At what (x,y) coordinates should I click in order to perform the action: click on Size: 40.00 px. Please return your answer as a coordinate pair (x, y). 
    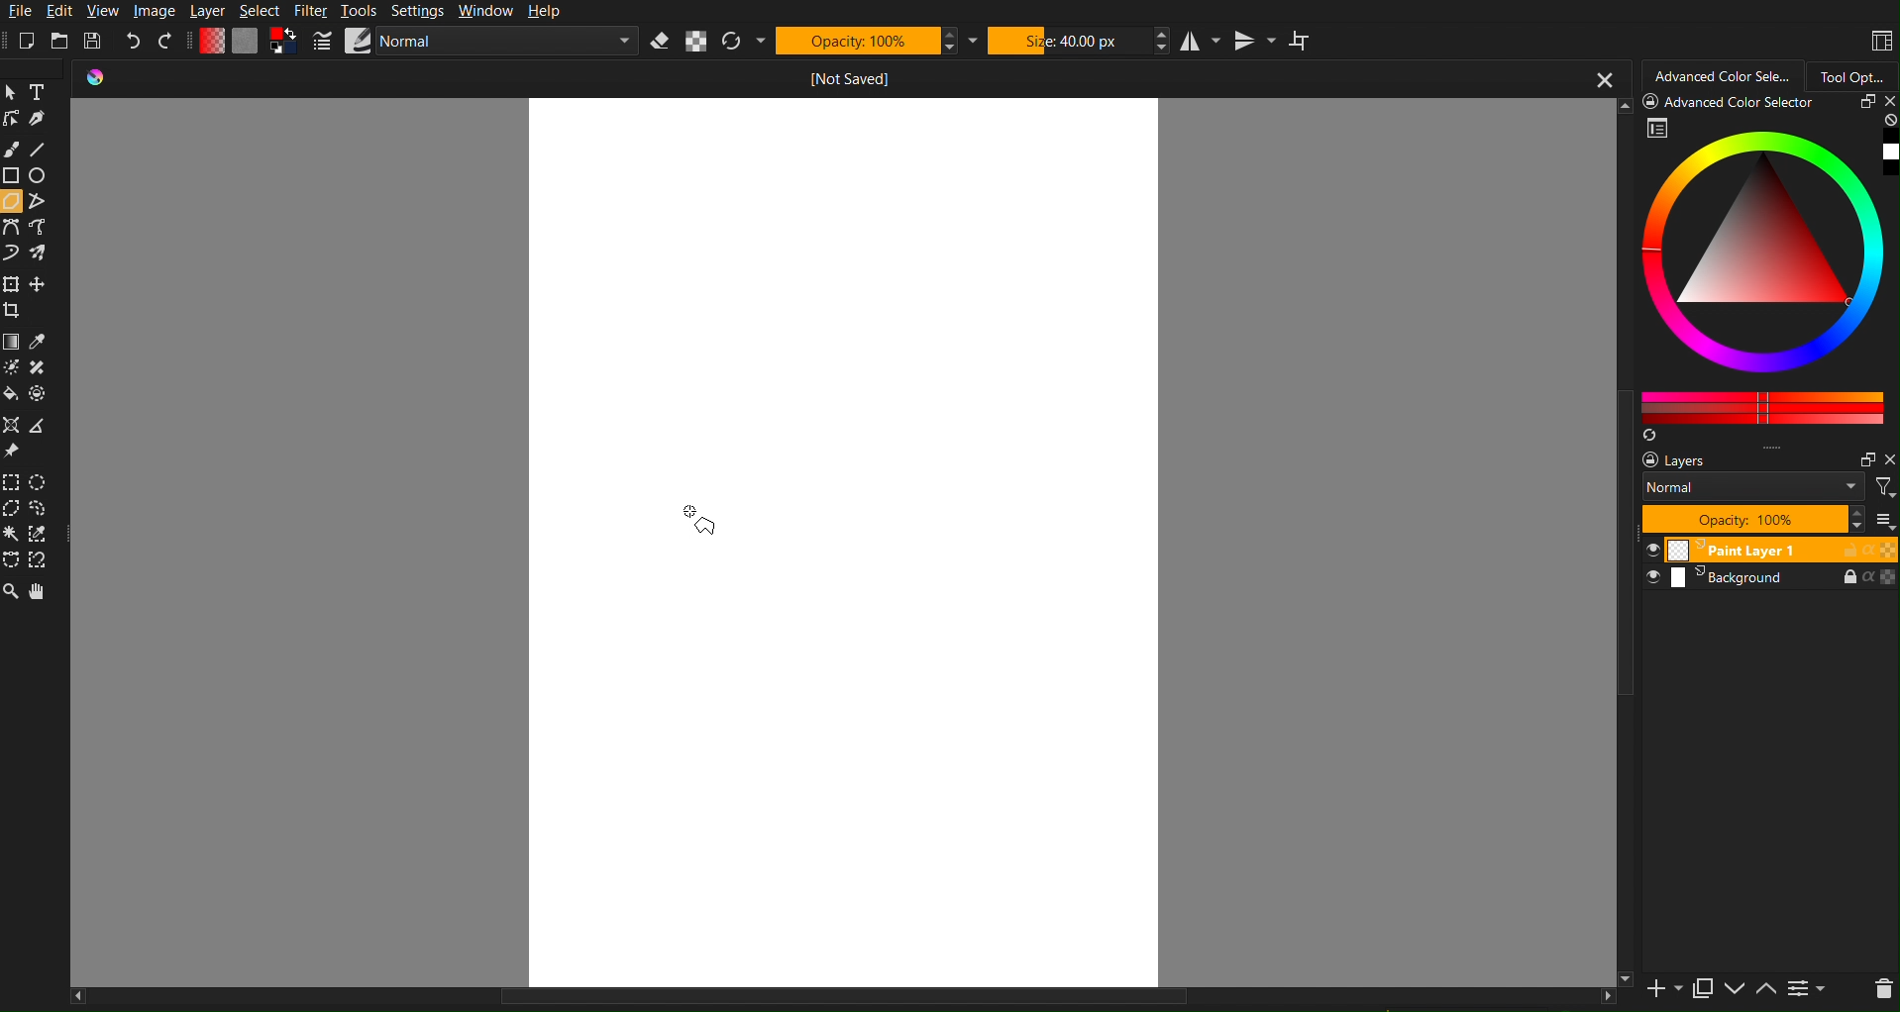
    Looking at the image, I should click on (1069, 40).